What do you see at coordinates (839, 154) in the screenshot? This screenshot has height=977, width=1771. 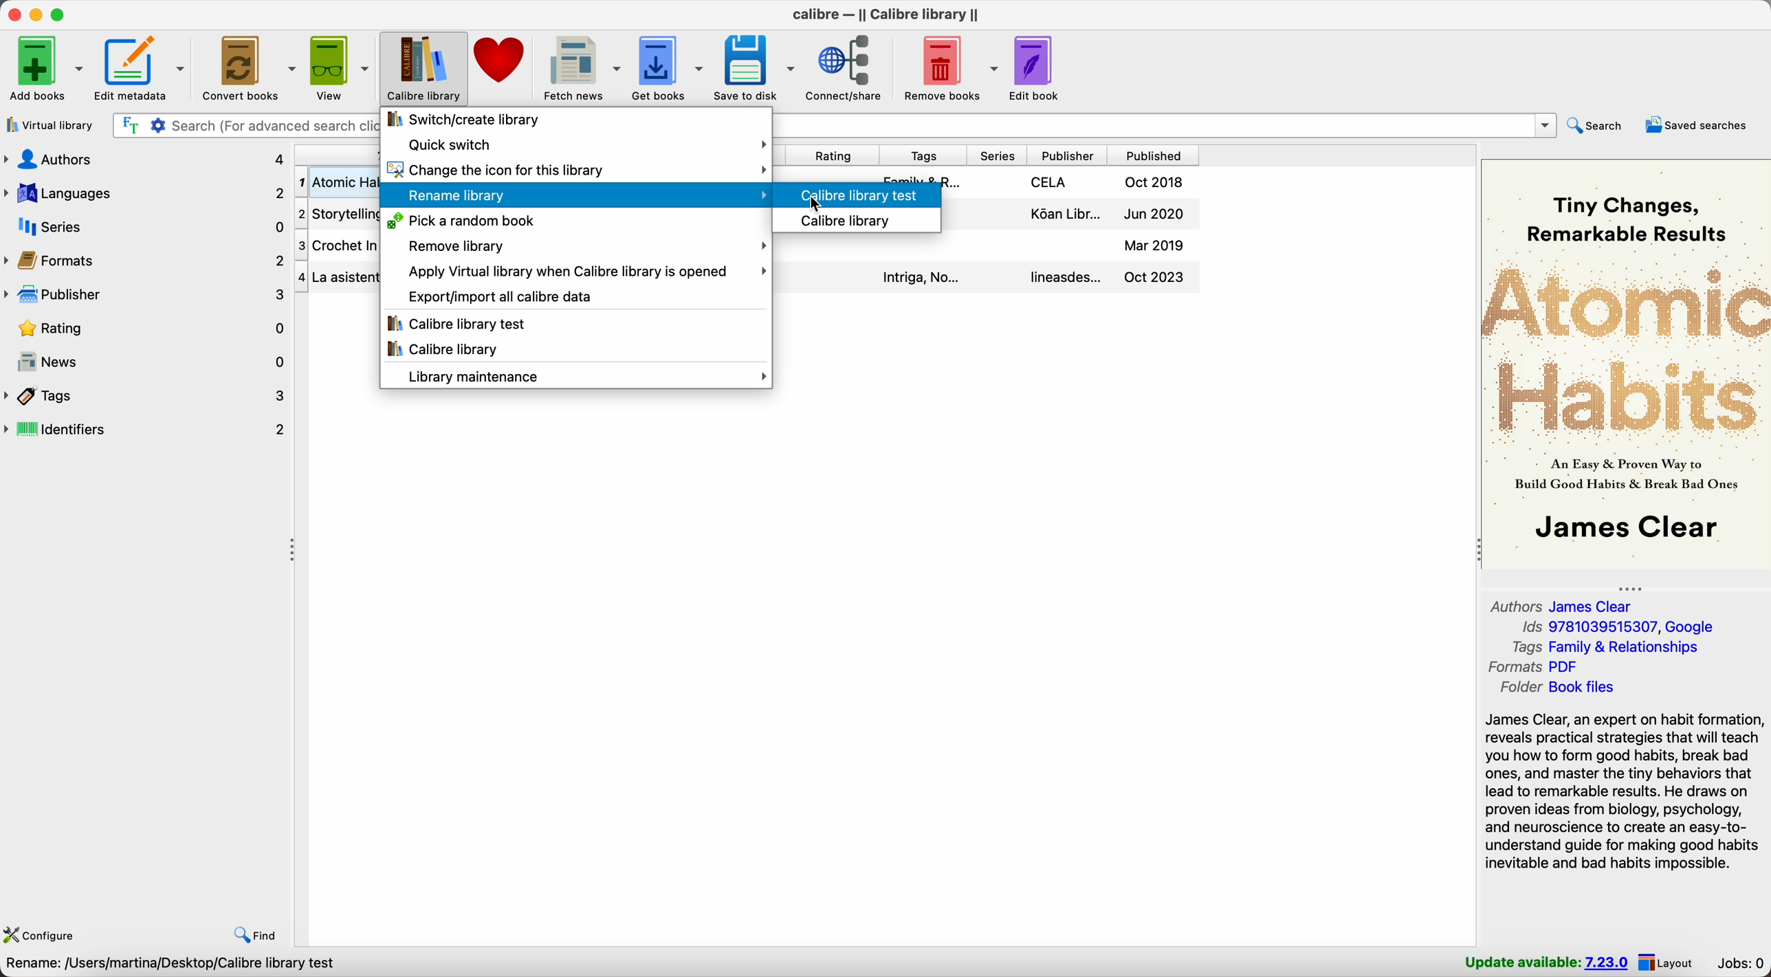 I see `rating` at bounding box center [839, 154].